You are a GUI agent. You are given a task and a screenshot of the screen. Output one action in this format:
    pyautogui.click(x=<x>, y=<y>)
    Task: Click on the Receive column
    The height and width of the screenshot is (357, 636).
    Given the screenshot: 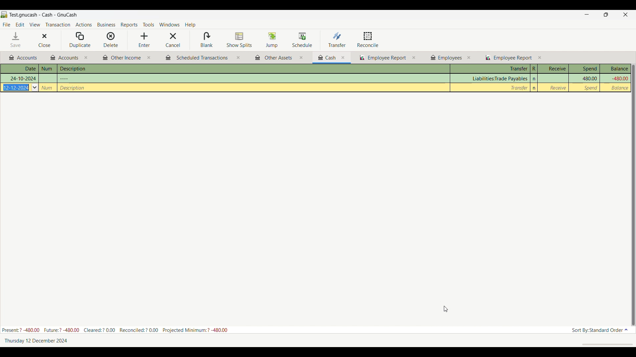 What is the action you would take?
    pyautogui.click(x=558, y=88)
    